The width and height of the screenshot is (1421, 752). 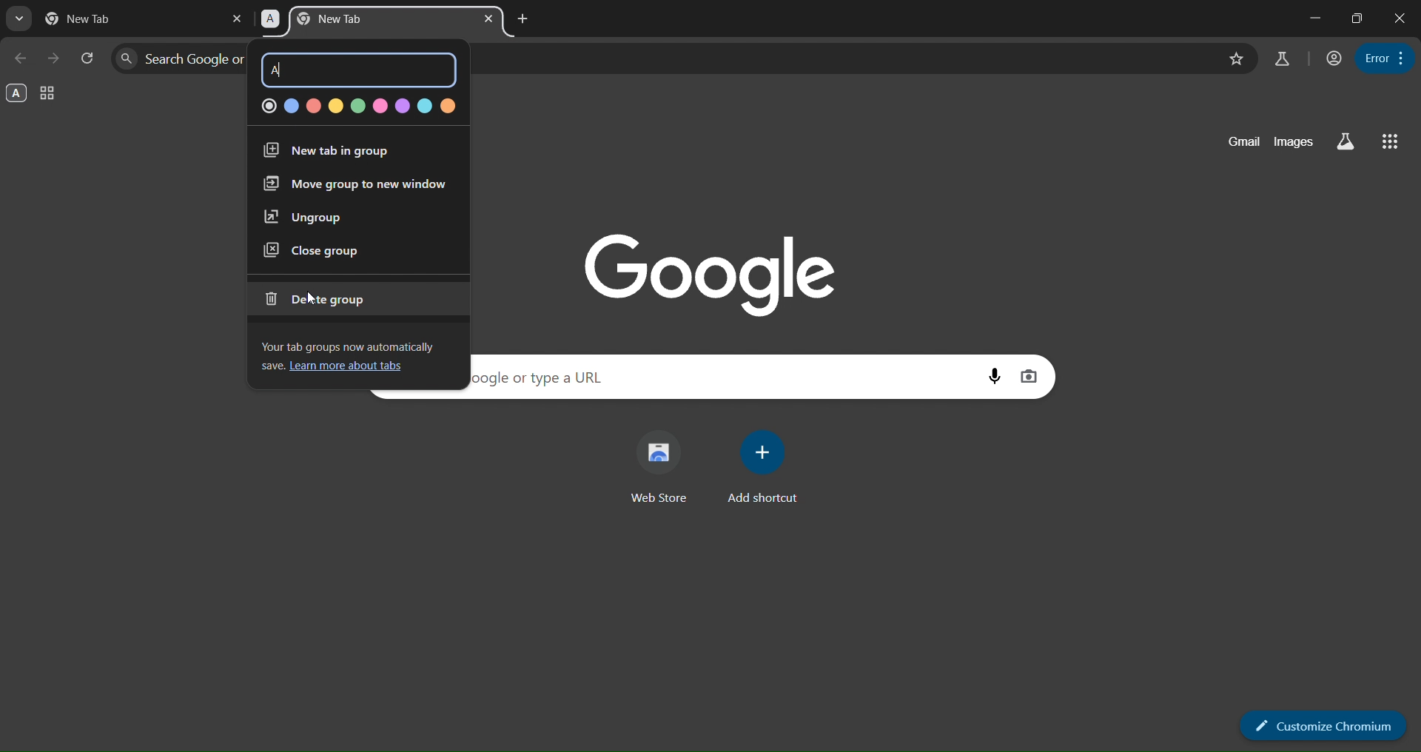 I want to click on customize chromium, so click(x=1324, y=724).